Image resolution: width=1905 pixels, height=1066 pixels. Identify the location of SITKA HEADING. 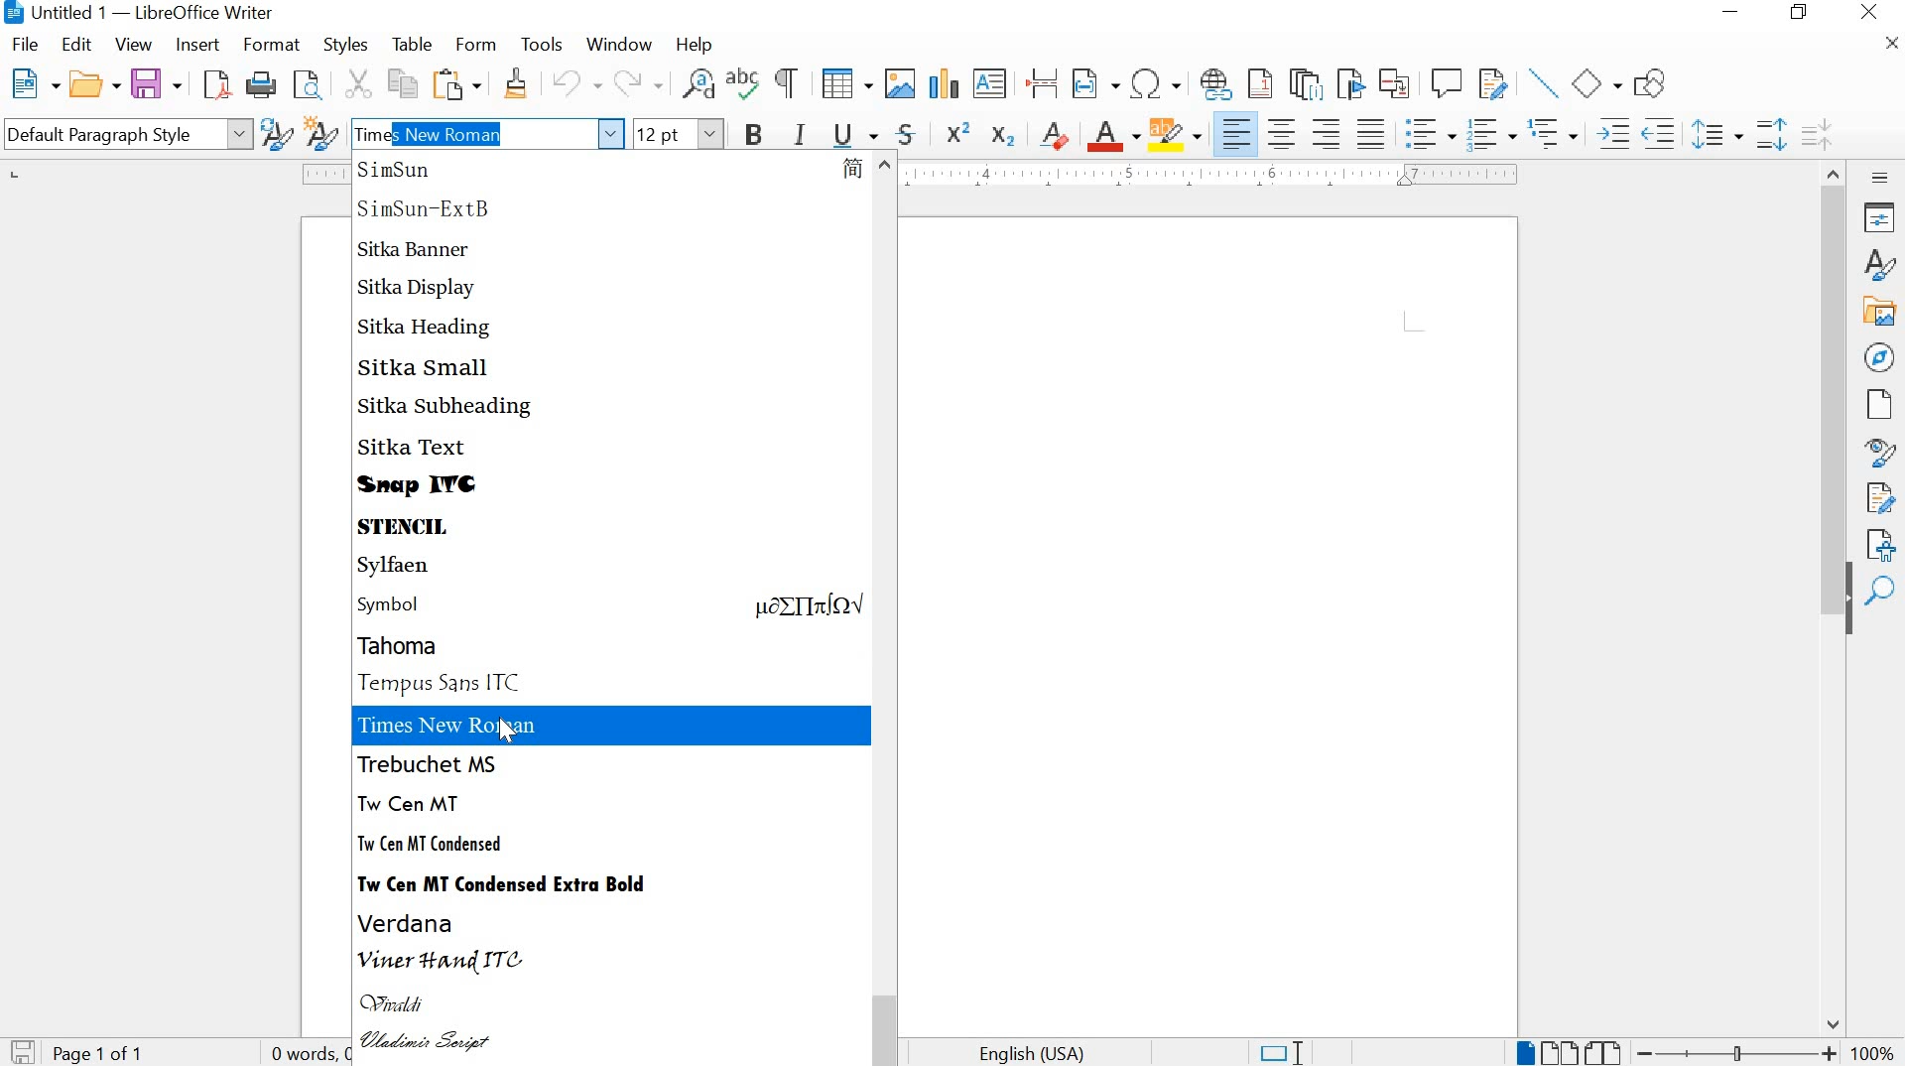
(427, 328).